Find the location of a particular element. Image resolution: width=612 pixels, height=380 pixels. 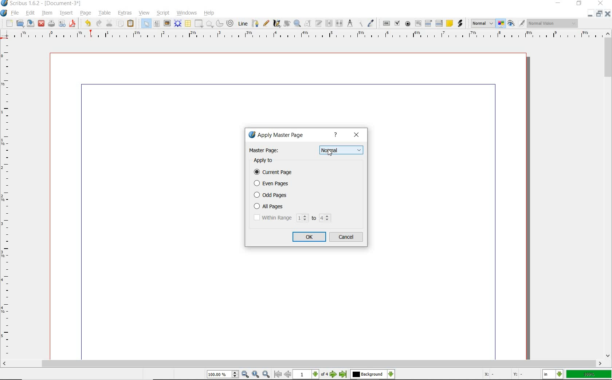

odd pages is located at coordinates (291, 195).